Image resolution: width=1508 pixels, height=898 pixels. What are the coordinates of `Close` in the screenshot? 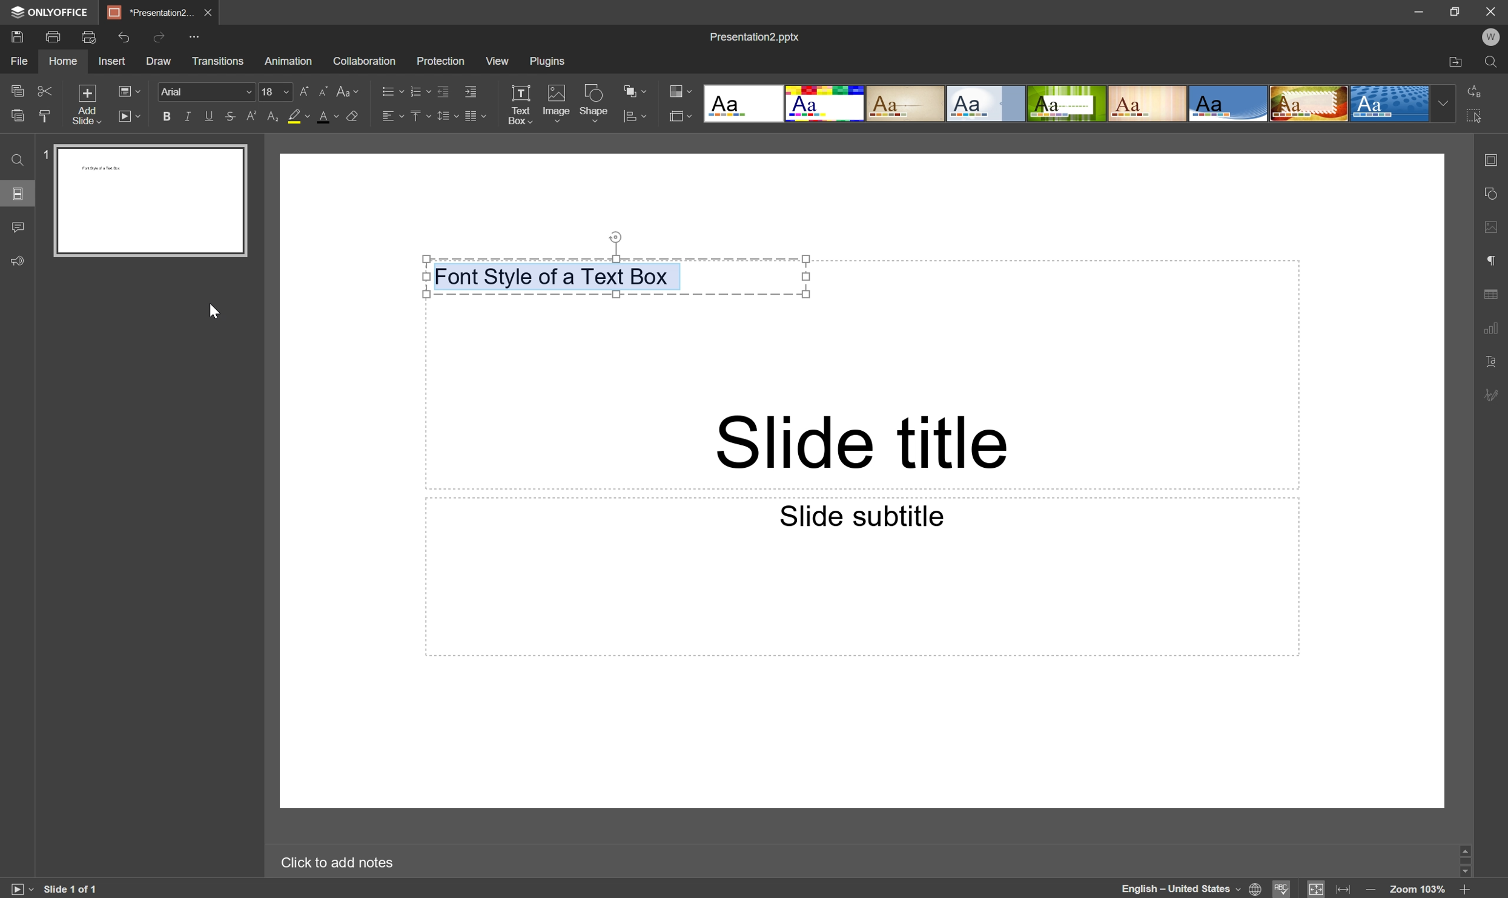 It's located at (210, 12).